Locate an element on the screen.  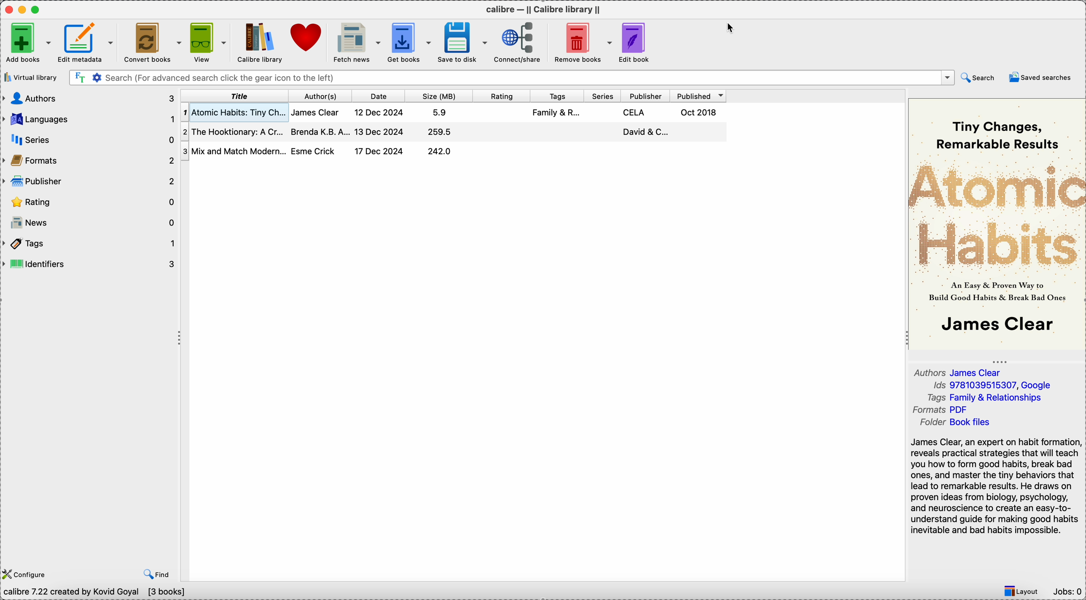
13 Dec 2024 is located at coordinates (381, 131).